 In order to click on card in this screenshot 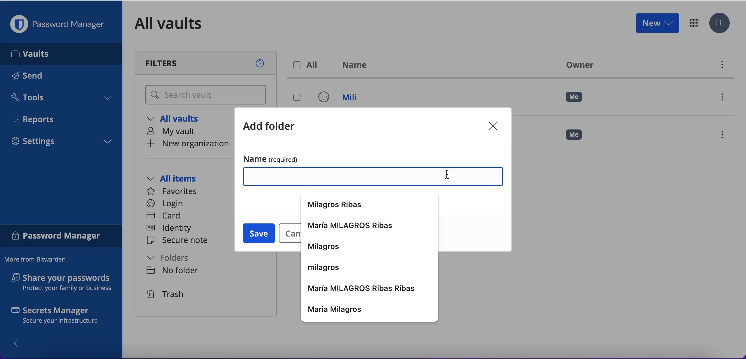, I will do `click(165, 216)`.